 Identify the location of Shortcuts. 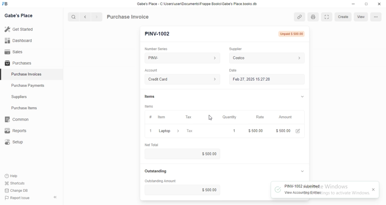
(15, 183).